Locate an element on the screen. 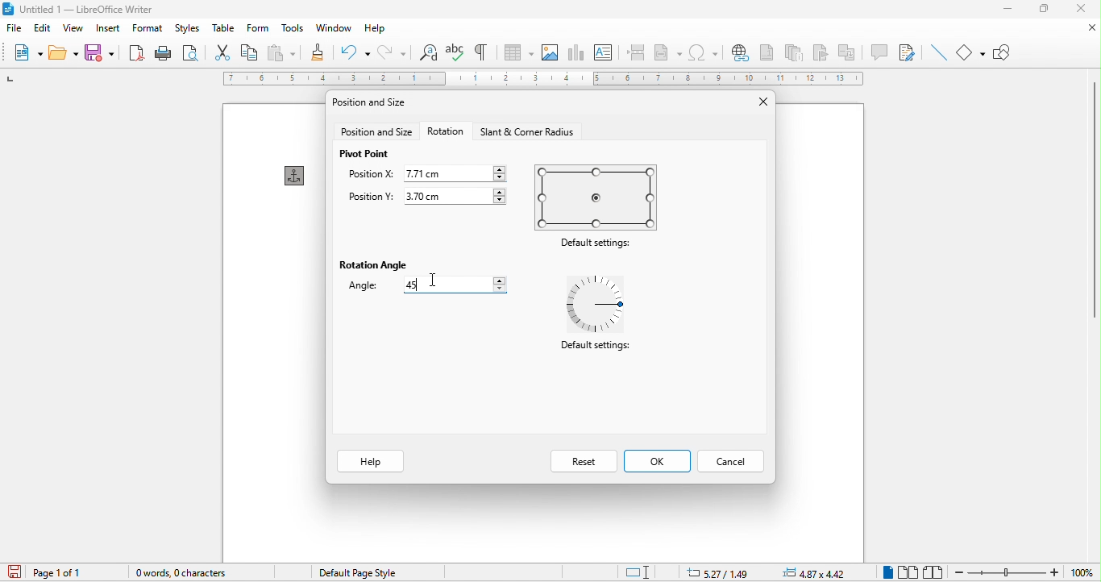  redo is located at coordinates (395, 54).